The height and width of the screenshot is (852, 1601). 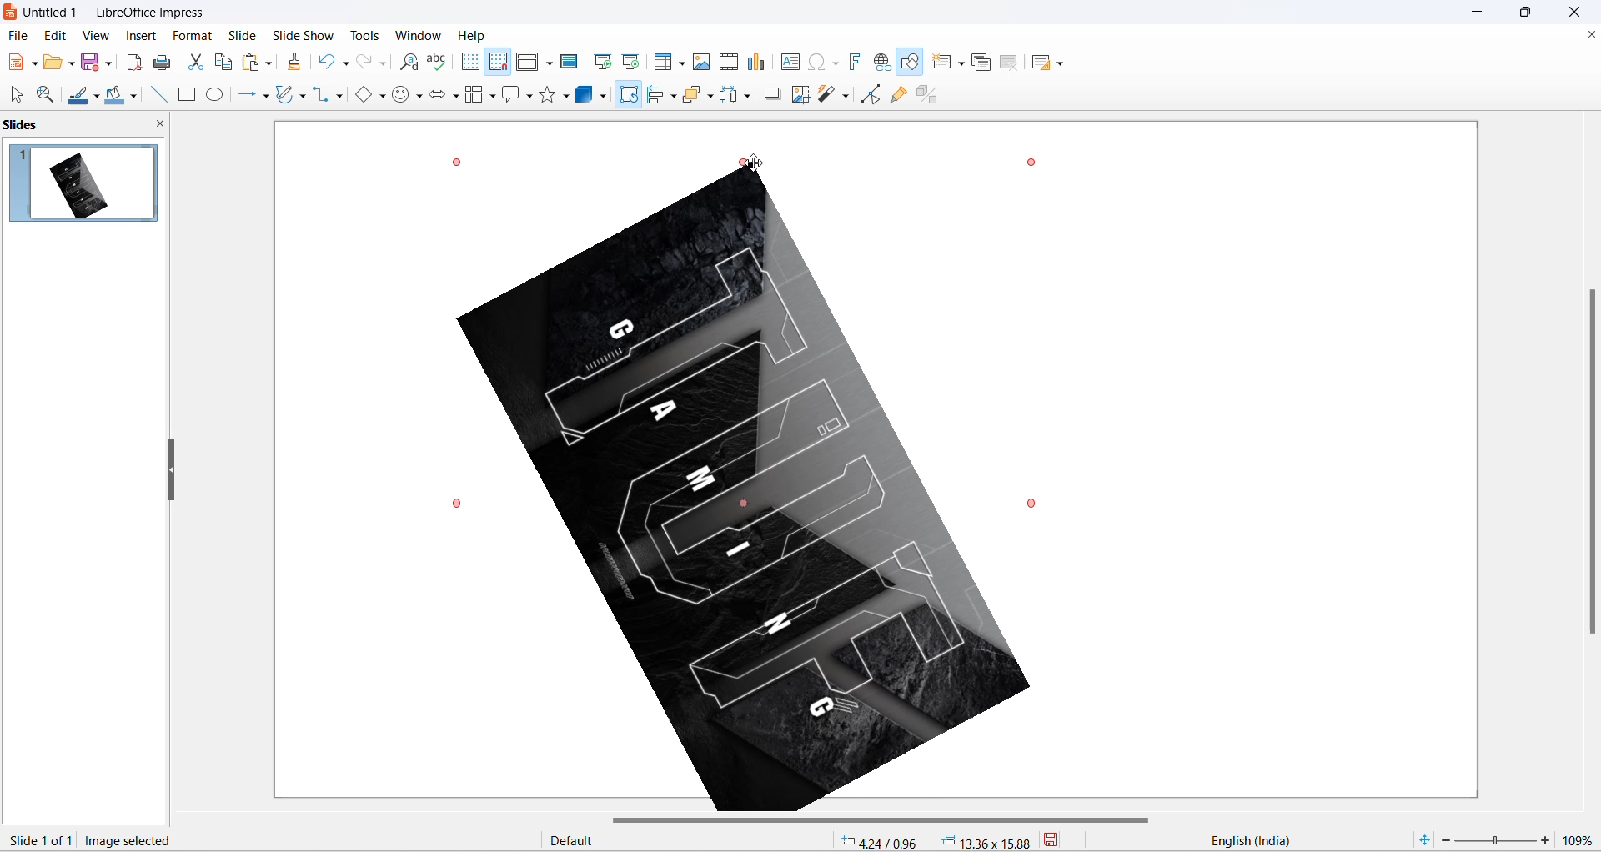 What do you see at coordinates (629, 89) in the screenshot?
I see `cursor` at bounding box center [629, 89].